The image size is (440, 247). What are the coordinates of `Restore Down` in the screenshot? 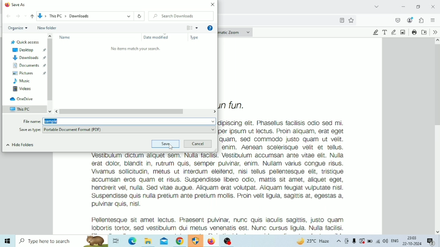 It's located at (419, 7).